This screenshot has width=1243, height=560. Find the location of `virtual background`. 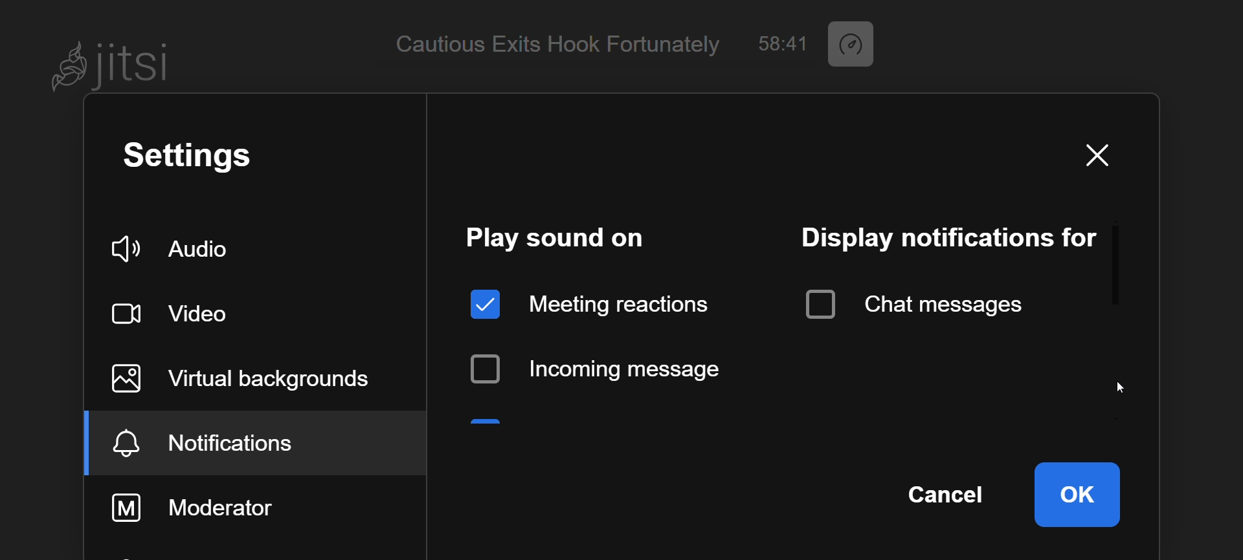

virtual background is located at coordinates (244, 376).